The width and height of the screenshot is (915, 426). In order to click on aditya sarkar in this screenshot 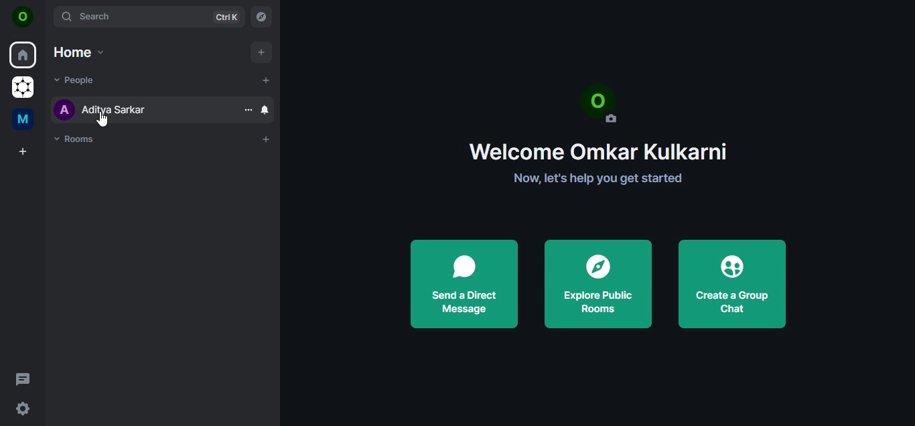, I will do `click(104, 111)`.